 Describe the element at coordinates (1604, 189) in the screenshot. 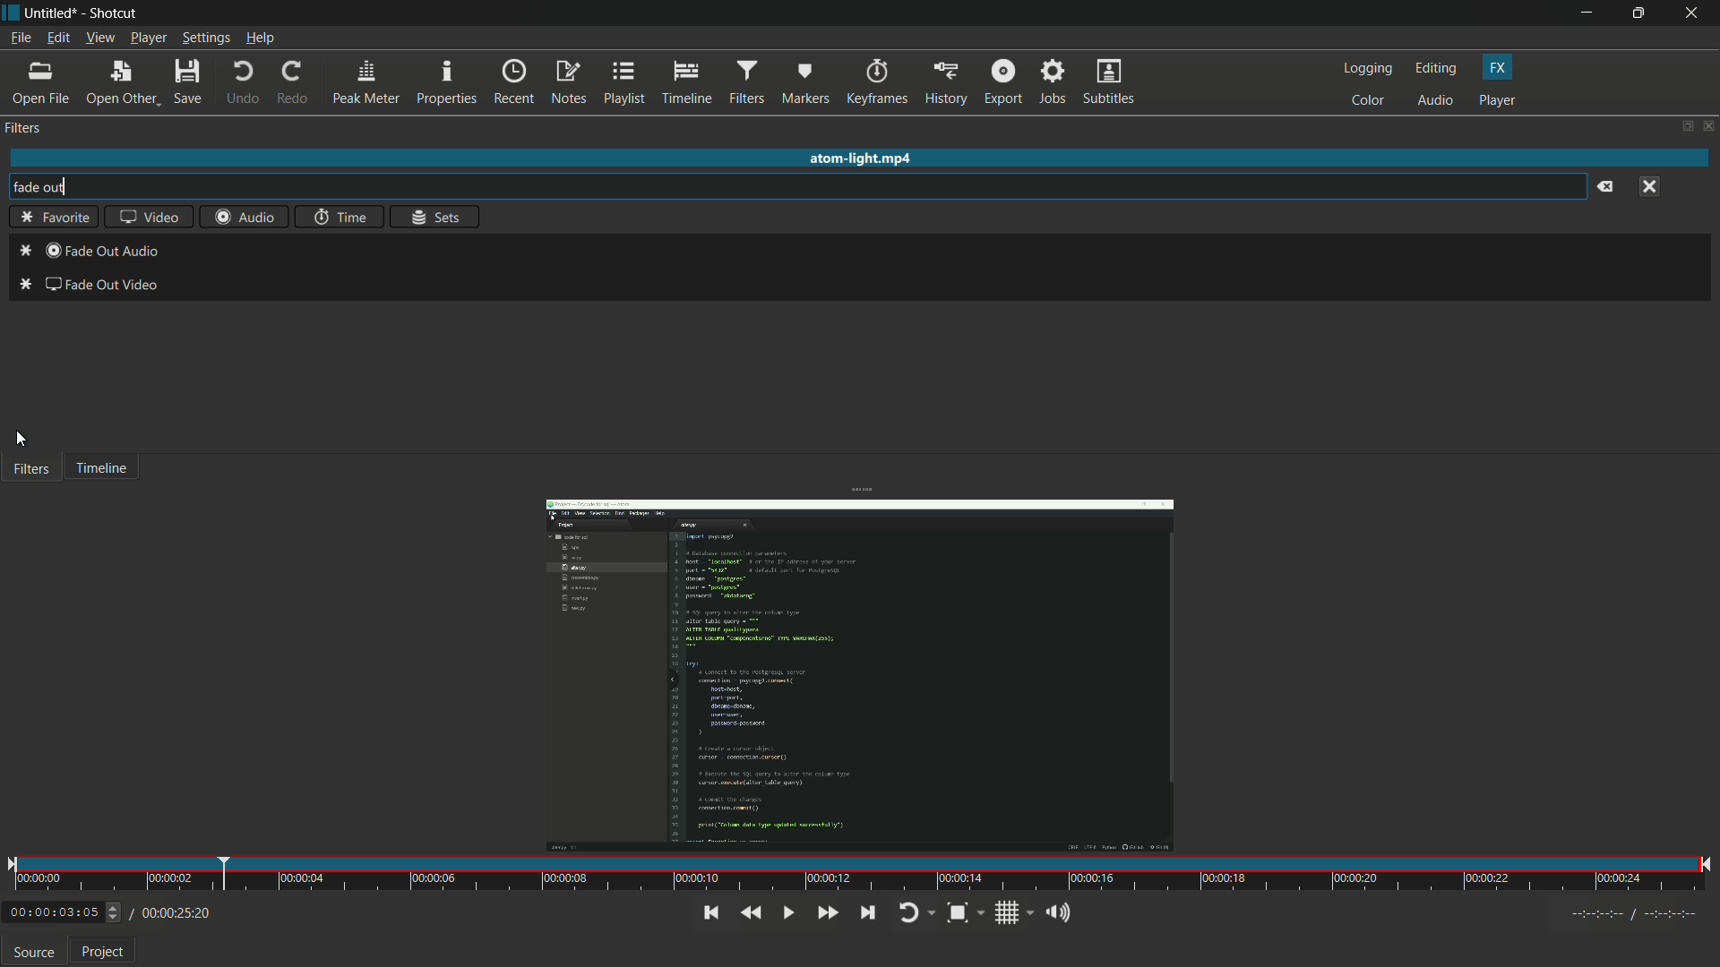

I see `clear search` at that location.